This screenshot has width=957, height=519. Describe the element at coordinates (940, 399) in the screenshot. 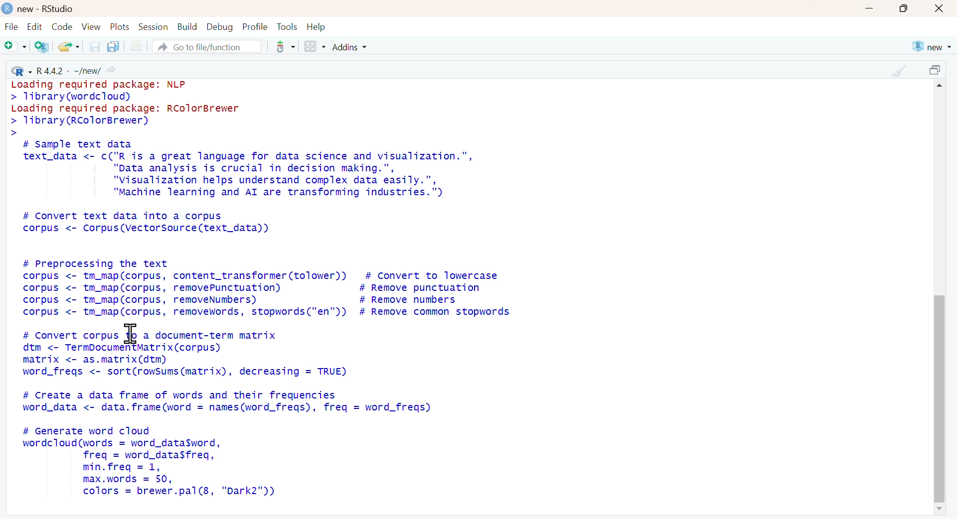

I see `scroll bar` at that location.